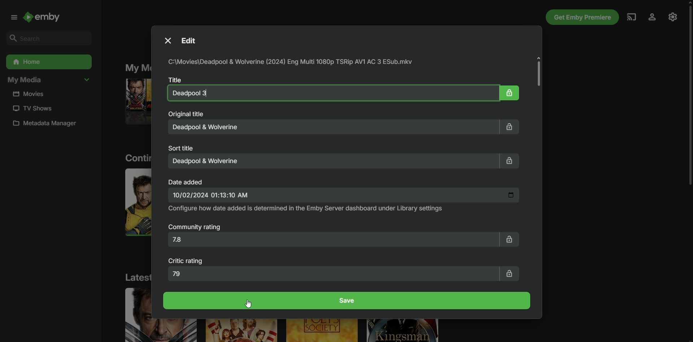 The height and width of the screenshot is (342, 693). I want to click on 7.8, so click(332, 241).